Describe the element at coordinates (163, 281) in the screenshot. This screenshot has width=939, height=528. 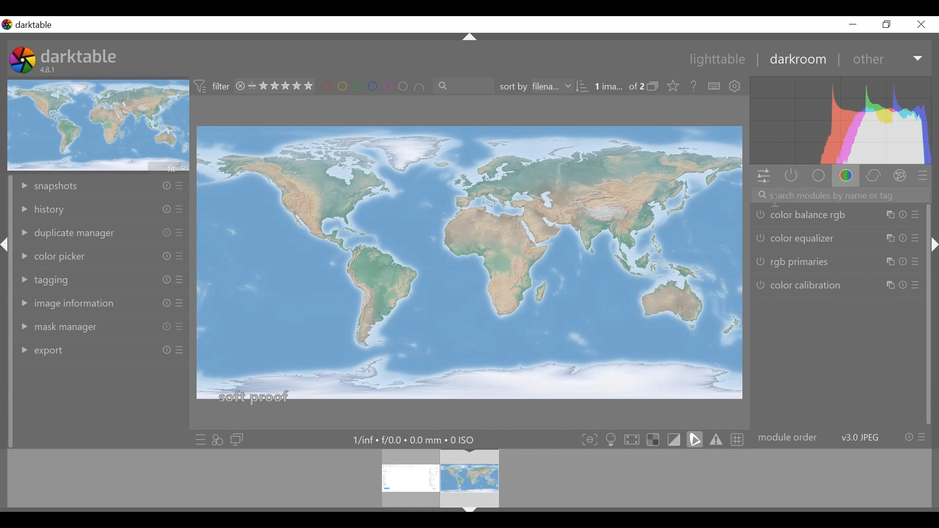
I see `` at that location.